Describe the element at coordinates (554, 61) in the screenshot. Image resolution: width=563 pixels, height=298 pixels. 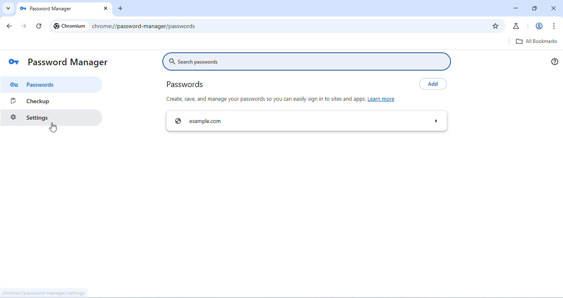
I see `help` at that location.